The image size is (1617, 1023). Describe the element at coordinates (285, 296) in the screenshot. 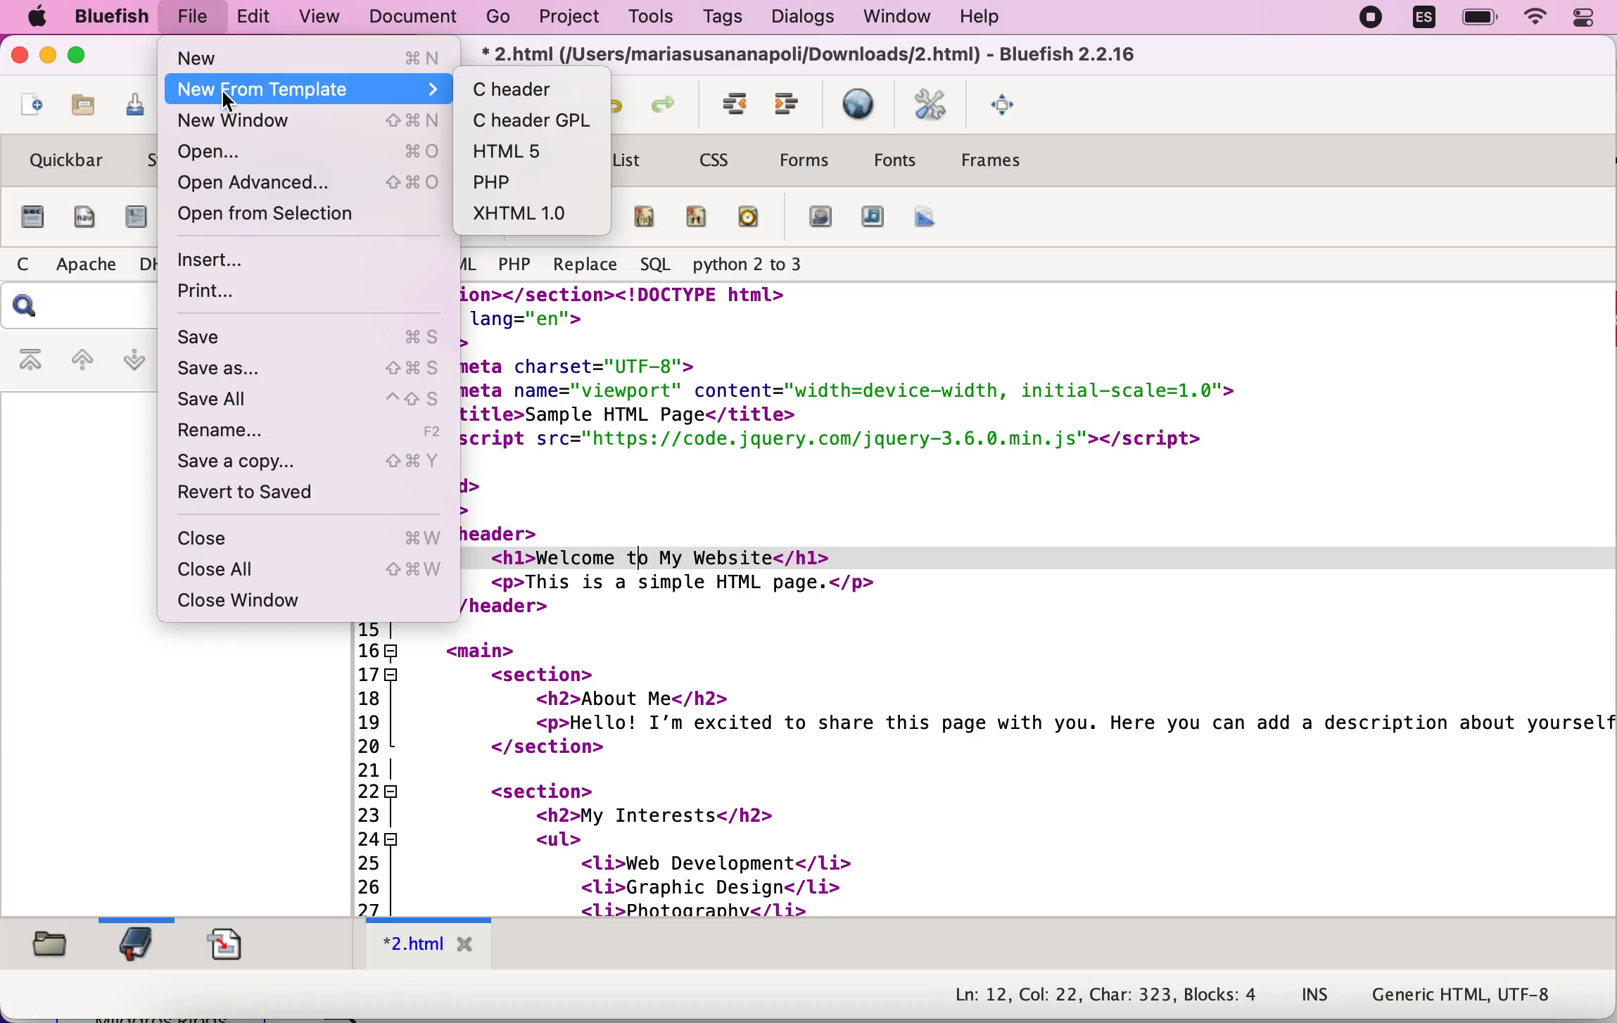

I see `print` at that location.